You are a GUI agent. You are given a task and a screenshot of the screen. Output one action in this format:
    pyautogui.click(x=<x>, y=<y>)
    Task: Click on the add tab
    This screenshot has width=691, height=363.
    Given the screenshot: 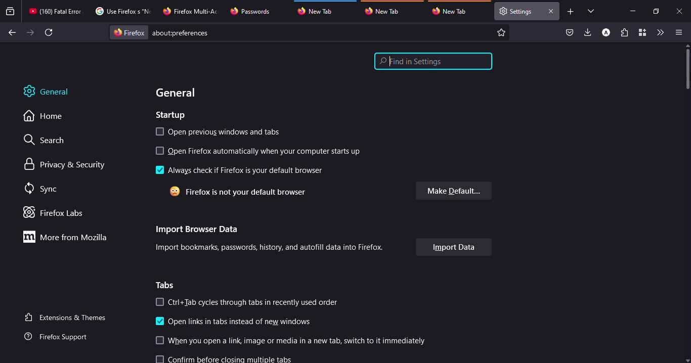 What is the action you would take?
    pyautogui.click(x=571, y=12)
    